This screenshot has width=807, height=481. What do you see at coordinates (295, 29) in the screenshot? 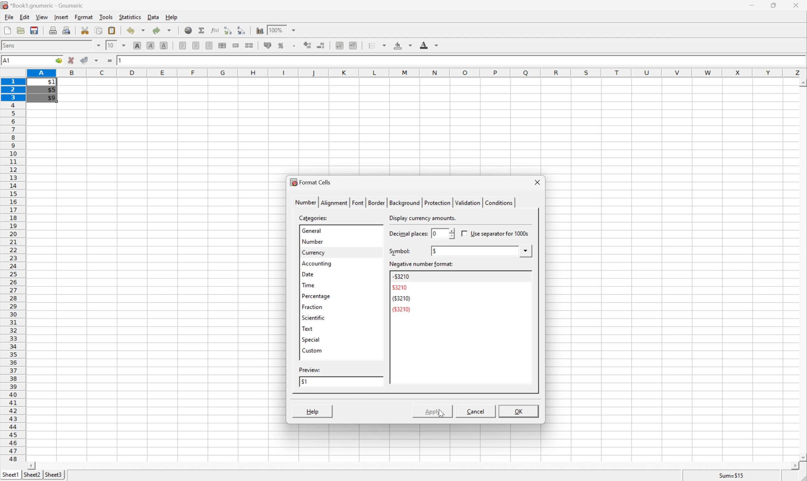
I see `drop down` at bounding box center [295, 29].